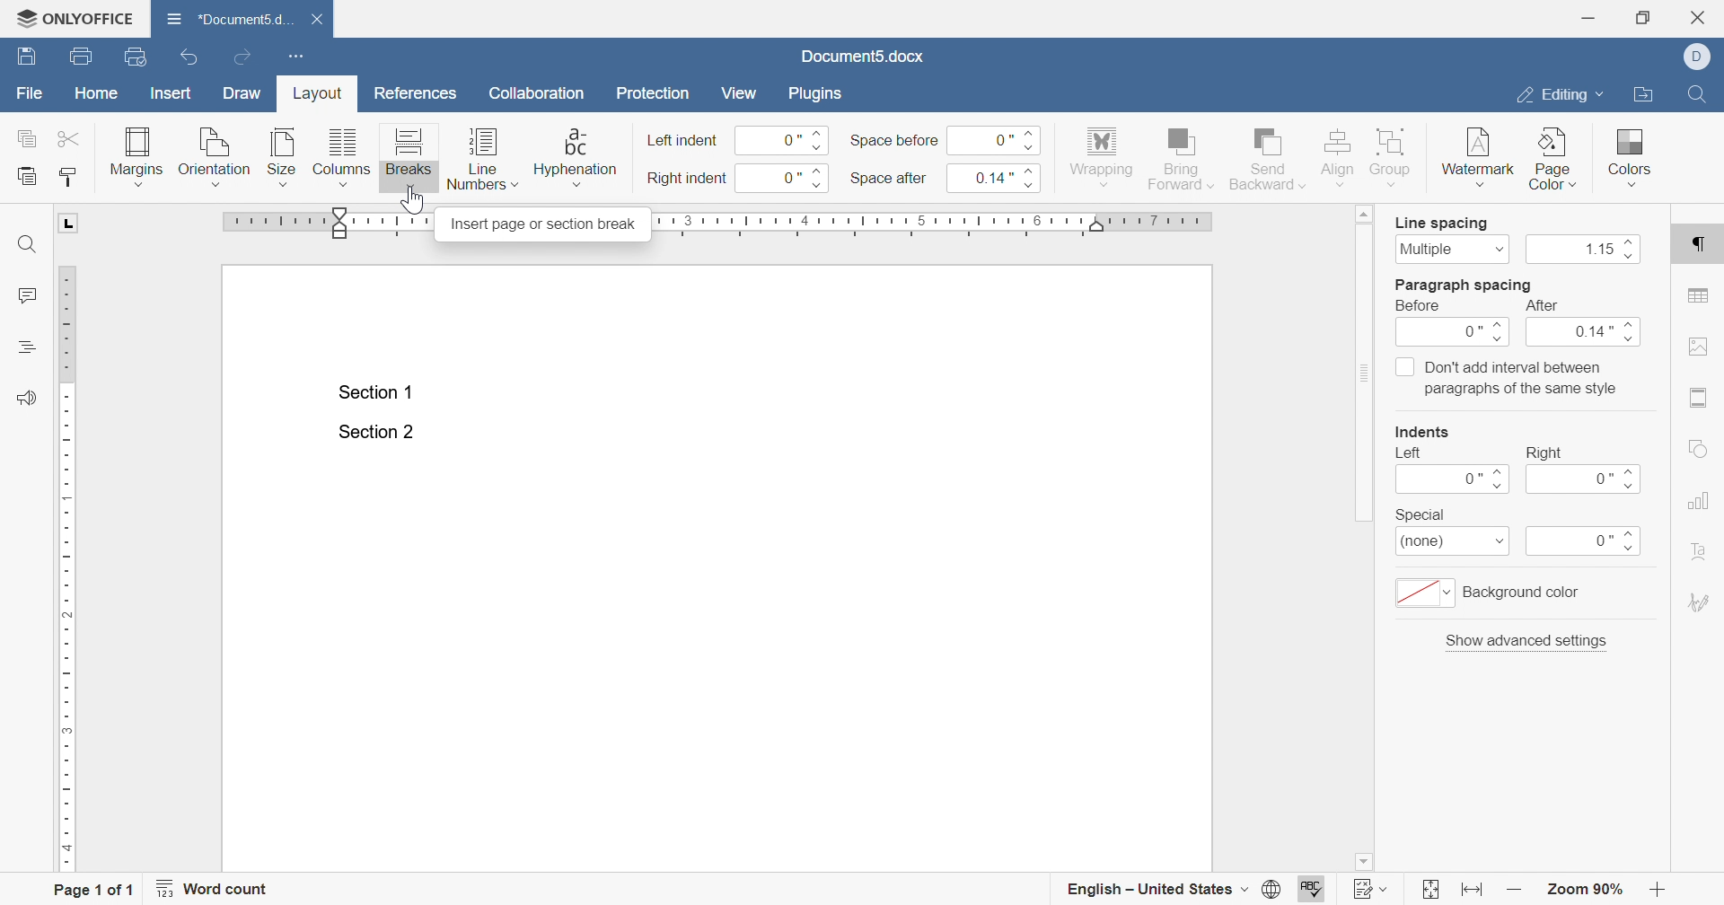  Describe the element at coordinates (1585, 542) in the screenshot. I see `0` at that location.